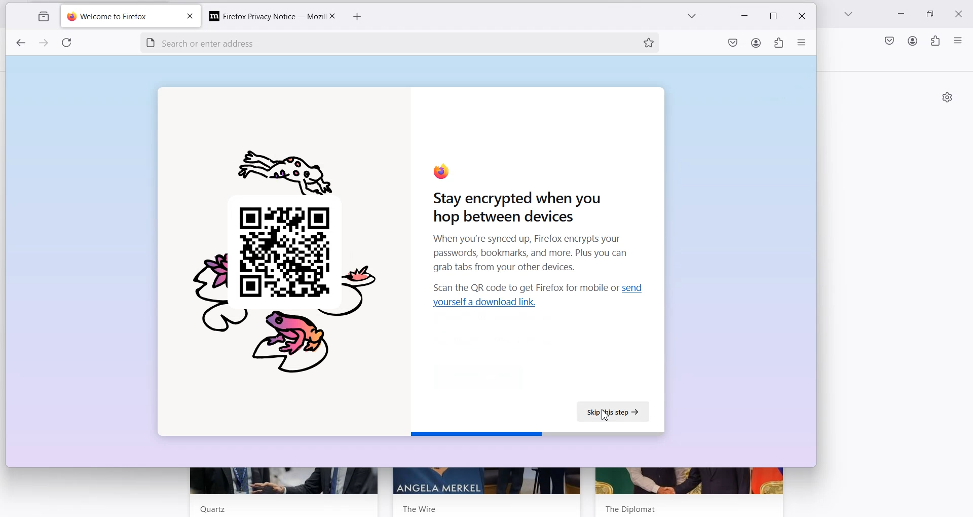 The height and width of the screenshot is (517, 973). Describe the element at coordinates (902, 15) in the screenshot. I see `Minimize` at that location.